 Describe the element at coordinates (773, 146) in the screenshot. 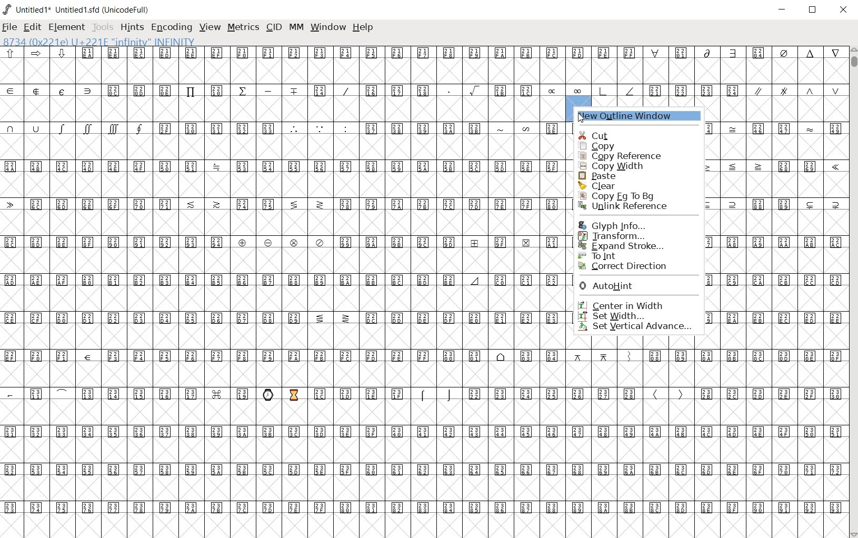

I see `Empty glyph slots` at that location.